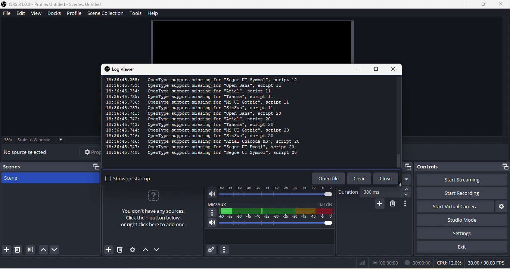 This screenshot has height=269, width=510. Describe the element at coordinates (394, 69) in the screenshot. I see `close` at that location.